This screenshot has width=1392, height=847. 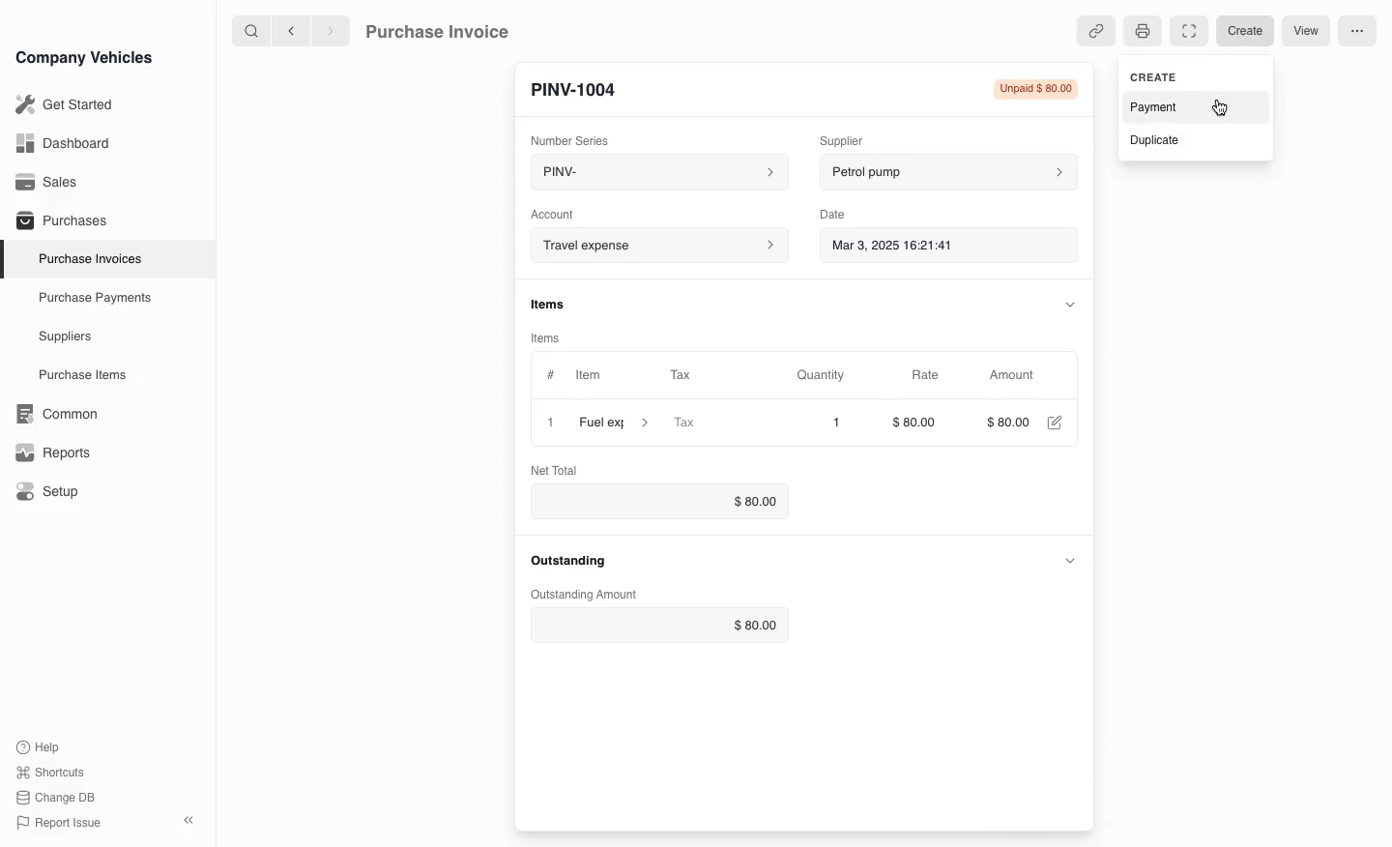 I want to click on Purchases, so click(x=57, y=222).